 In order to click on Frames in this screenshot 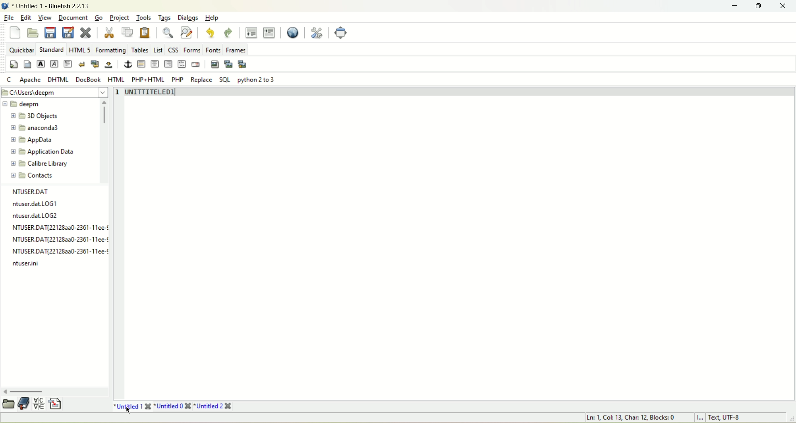, I will do `click(238, 49)`.